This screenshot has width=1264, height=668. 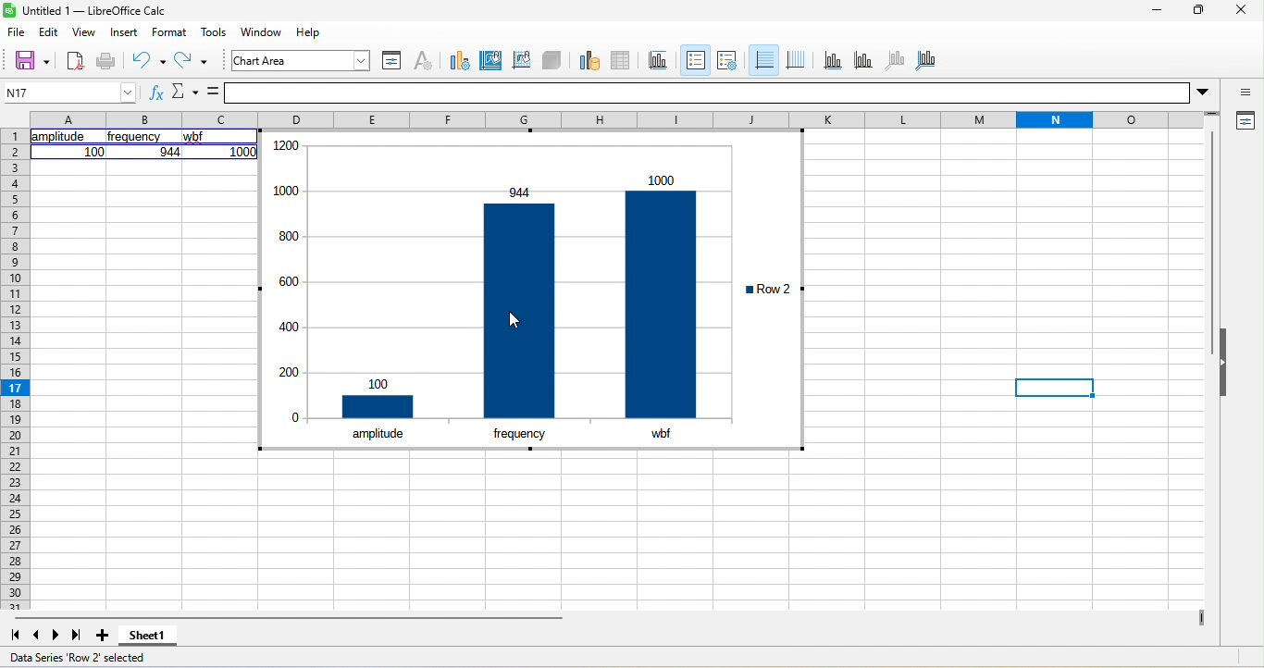 I want to click on title, so click(x=656, y=64).